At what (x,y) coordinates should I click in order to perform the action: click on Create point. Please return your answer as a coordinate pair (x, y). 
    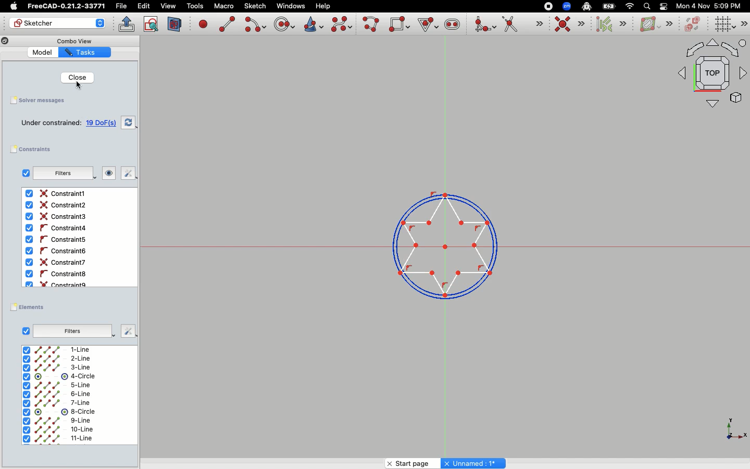
    Looking at the image, I should click on (204, 23).